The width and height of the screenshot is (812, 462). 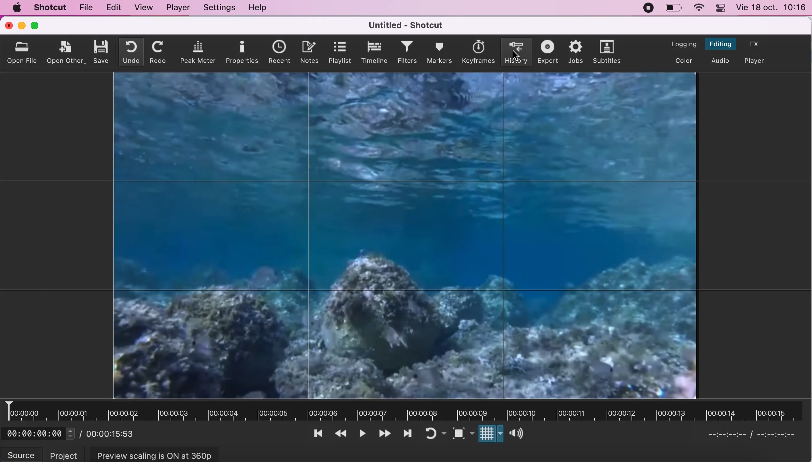 I want to click on cursor, so click(x=515, y=55).